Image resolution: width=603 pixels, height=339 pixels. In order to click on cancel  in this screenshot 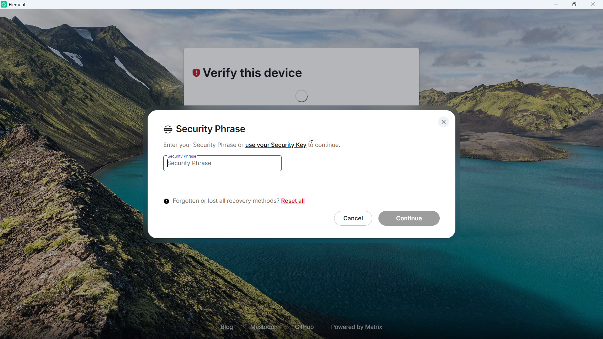, I will do `click(352, 218)`.